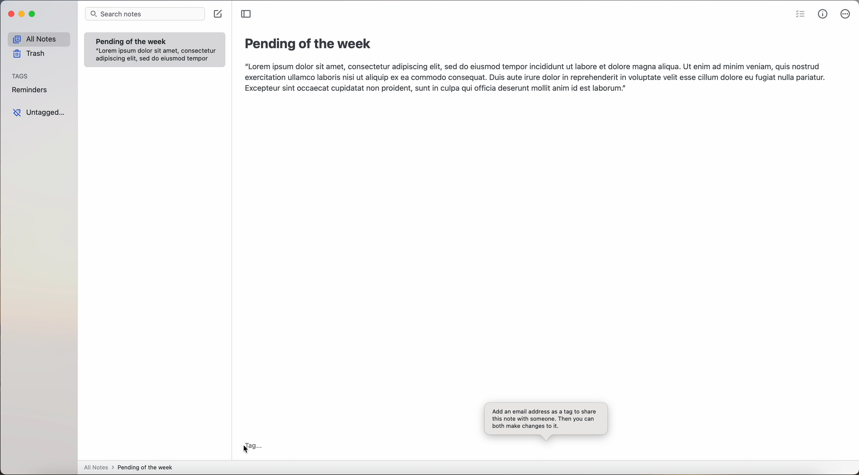  What do you see at coordinates (31, 55) in the screenshot?
I see `trash` at bounding box center [31, 55].